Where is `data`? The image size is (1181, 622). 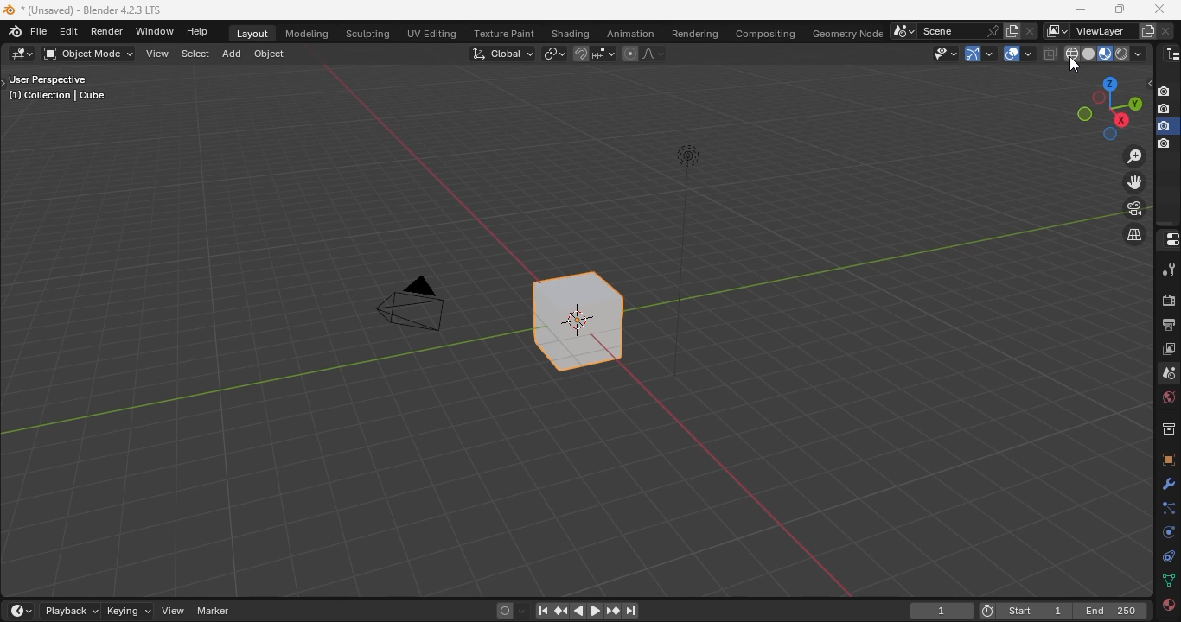
data is located at coordinates (1169, 581).